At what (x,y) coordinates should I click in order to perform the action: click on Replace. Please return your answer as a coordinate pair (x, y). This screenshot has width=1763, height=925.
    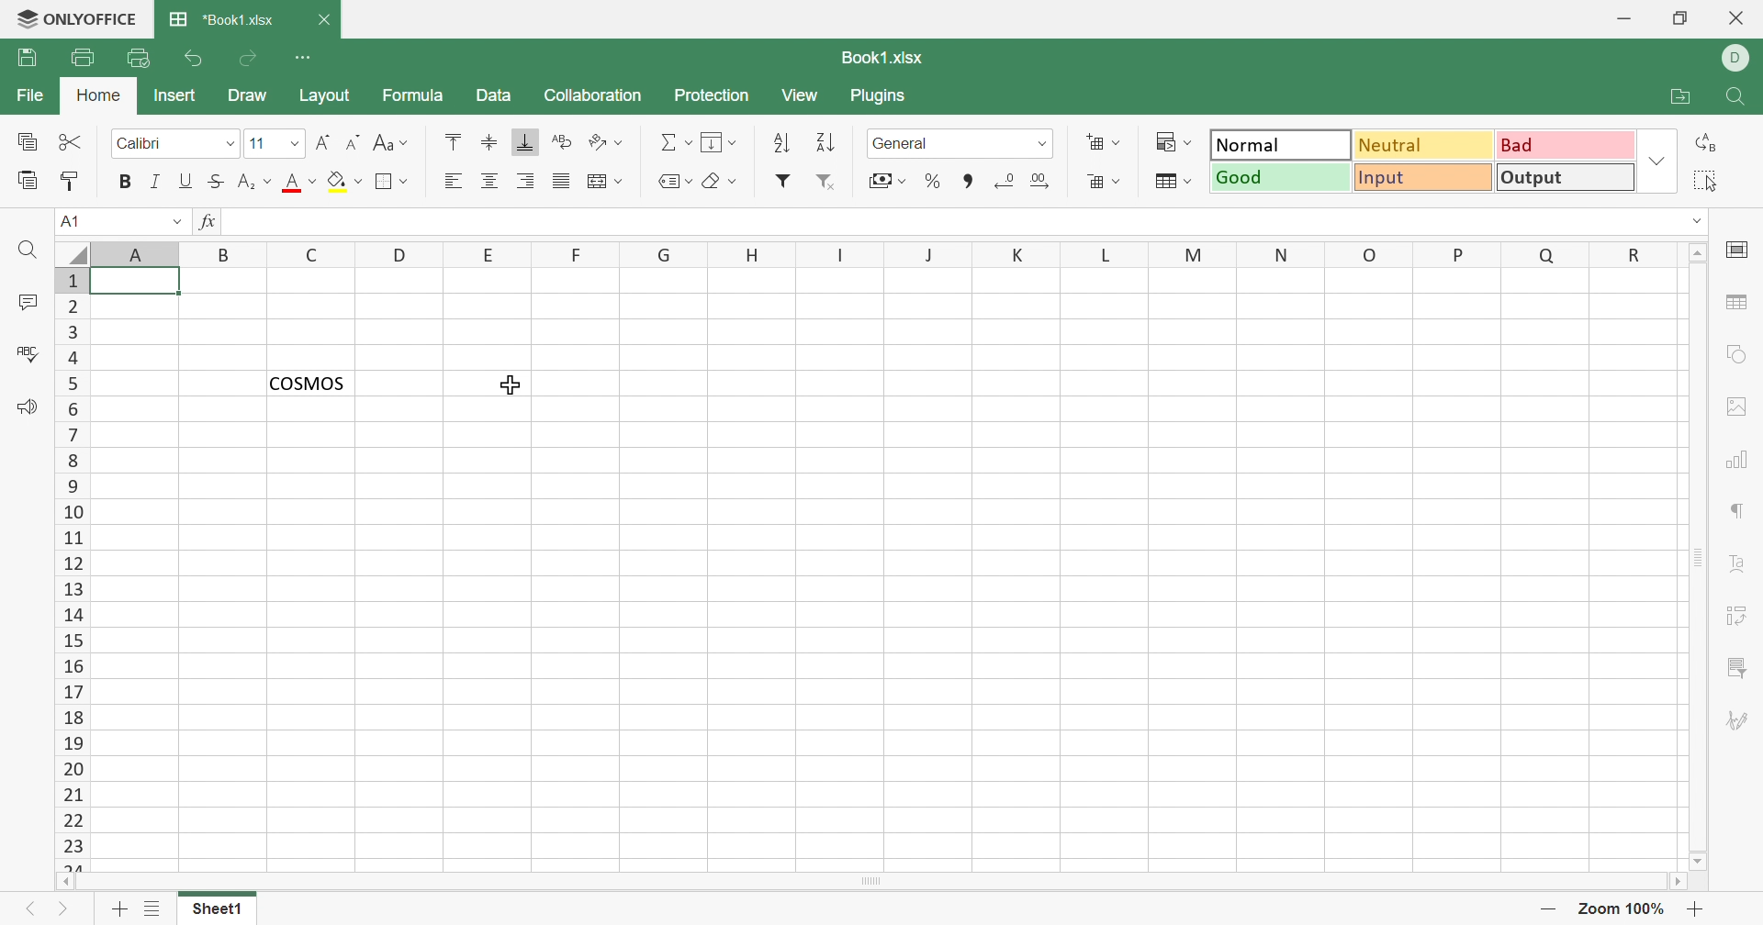
    Looking at the image, I should click on (1706, 140).